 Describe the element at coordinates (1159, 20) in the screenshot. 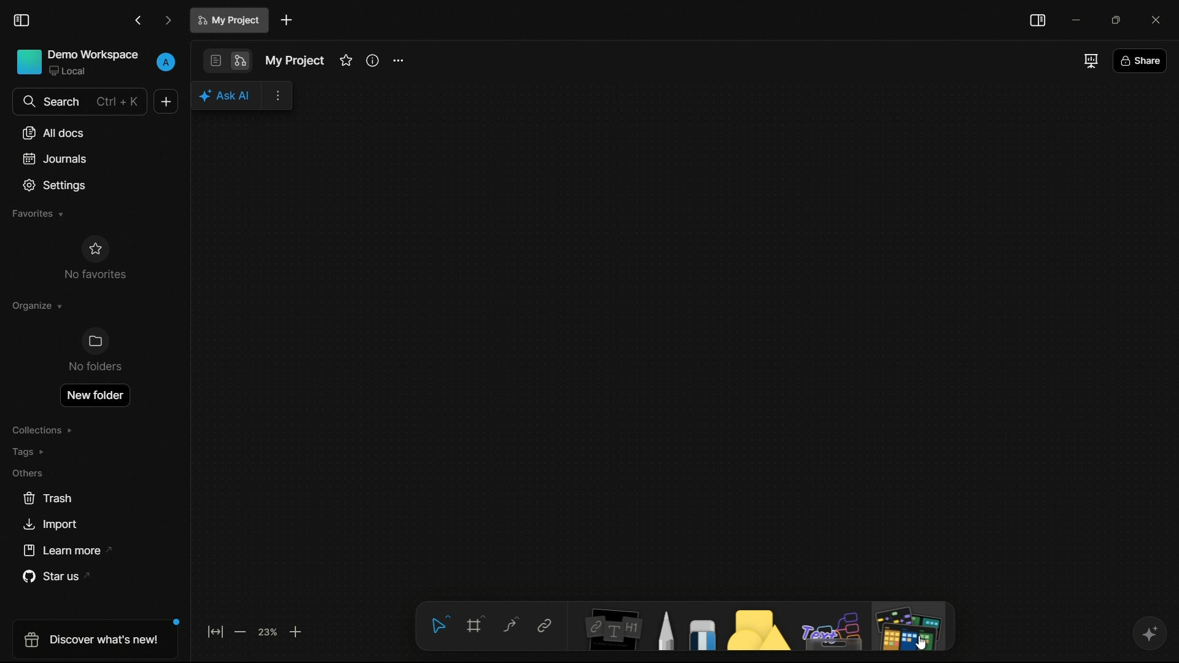

I see `close app` at that location.